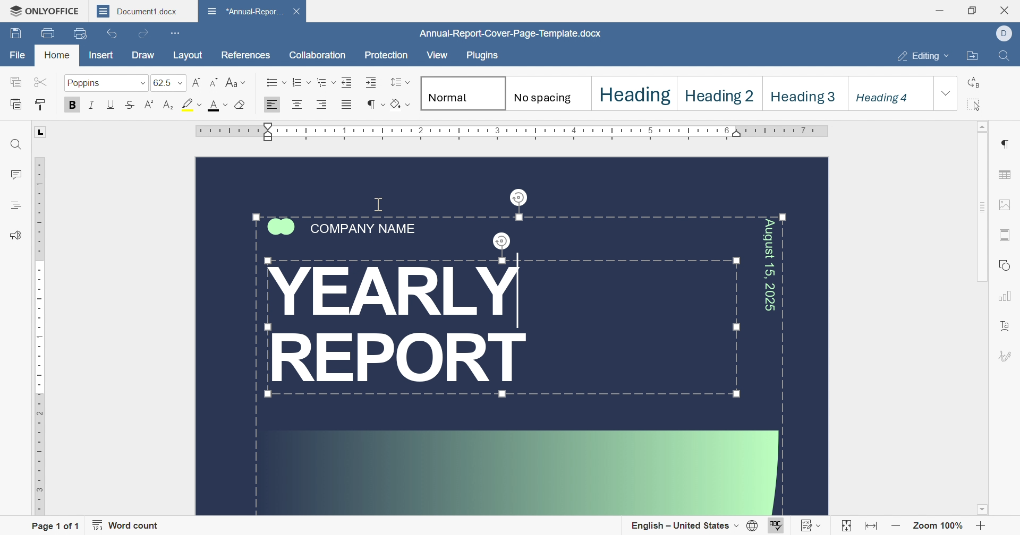  What do you see at coordinates (1007, 356) in the screenshot?
I see `signature settings` at bounding box center [1007, 356].